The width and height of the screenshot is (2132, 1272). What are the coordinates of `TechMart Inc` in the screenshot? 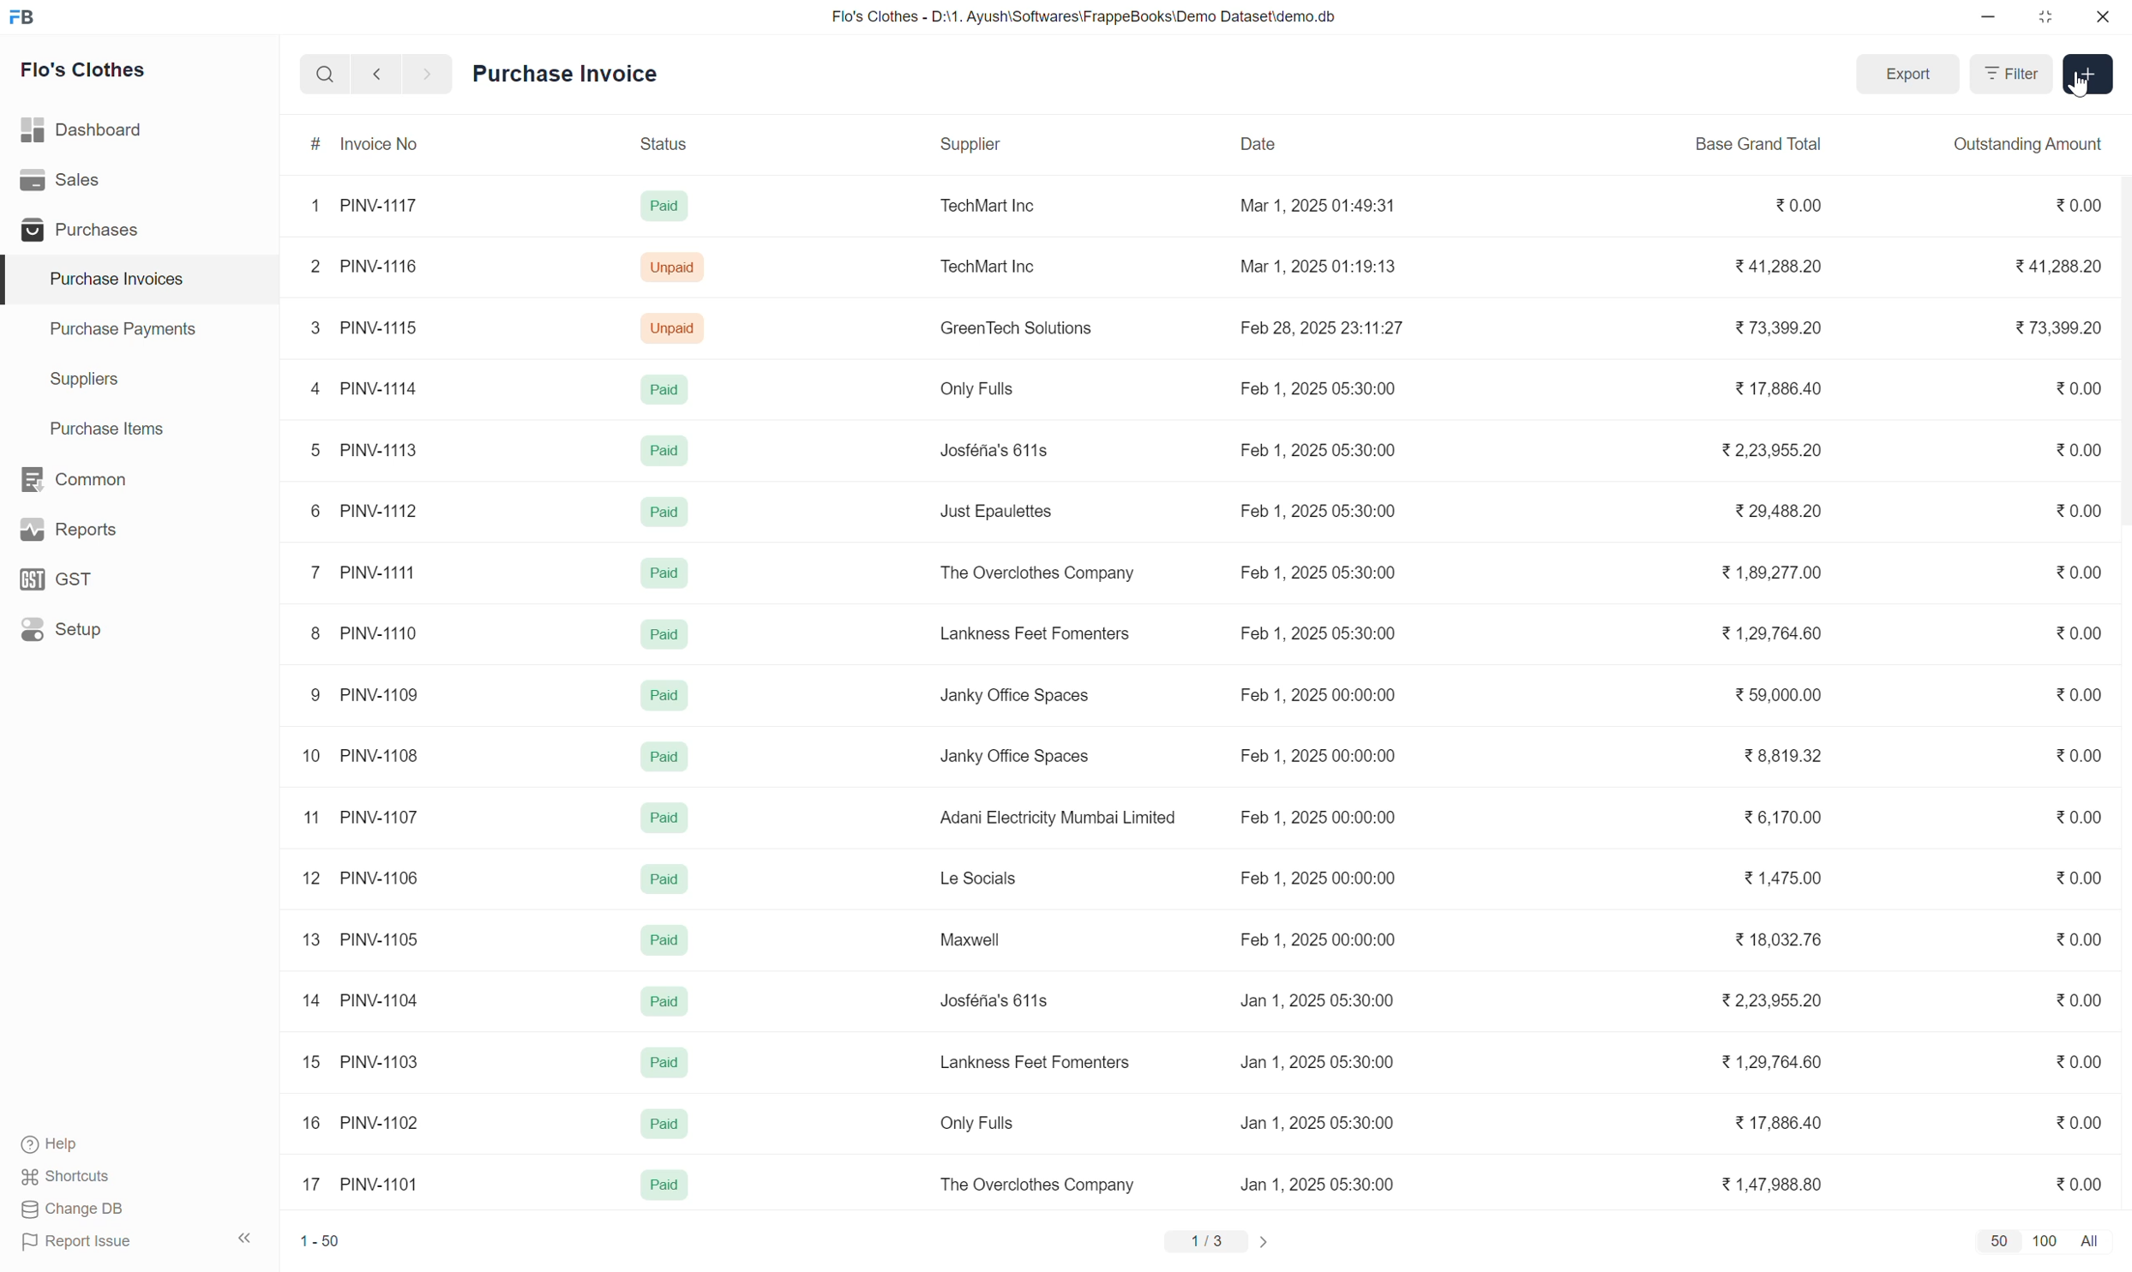 It's located at (991, 206).